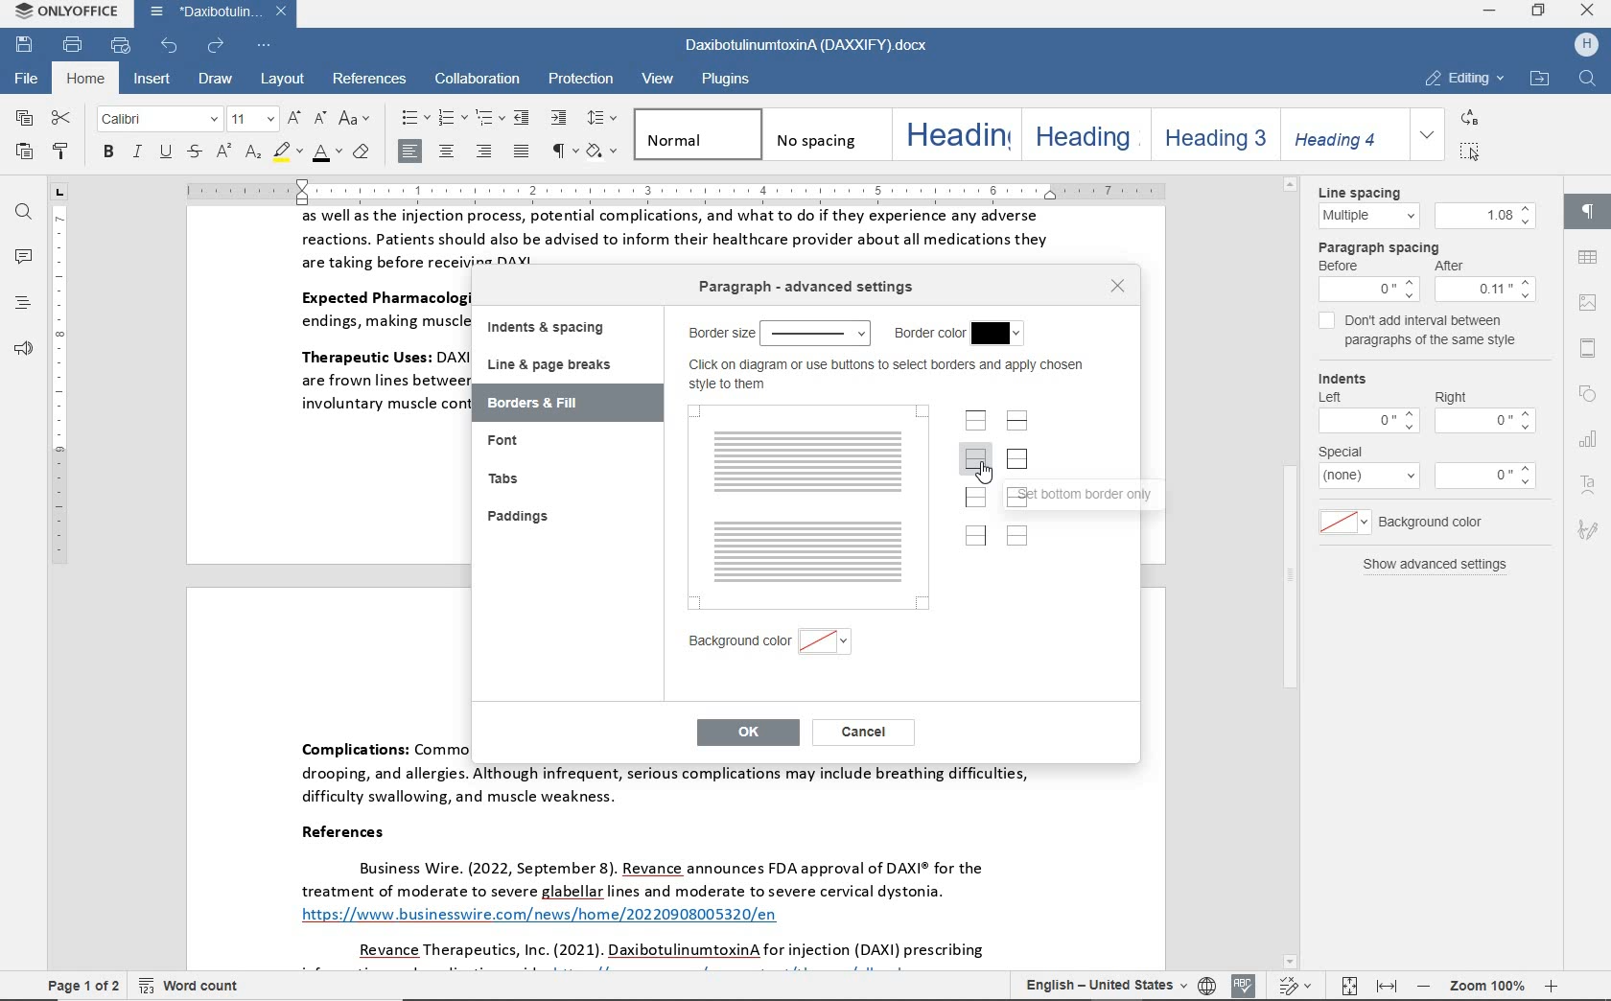  Describe the element at coordinates (604, 152) in the screenshot. I see `shading` at that location.